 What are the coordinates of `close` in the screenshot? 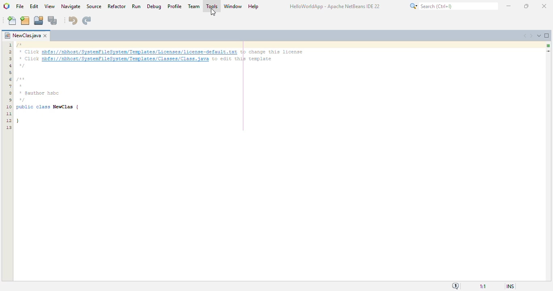 It's located at (544, 6).